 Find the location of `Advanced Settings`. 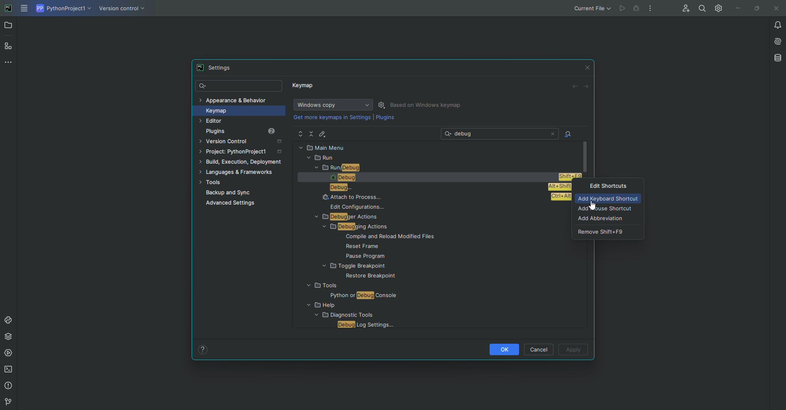

Advanced Settings is located at coordinates (233, 204).